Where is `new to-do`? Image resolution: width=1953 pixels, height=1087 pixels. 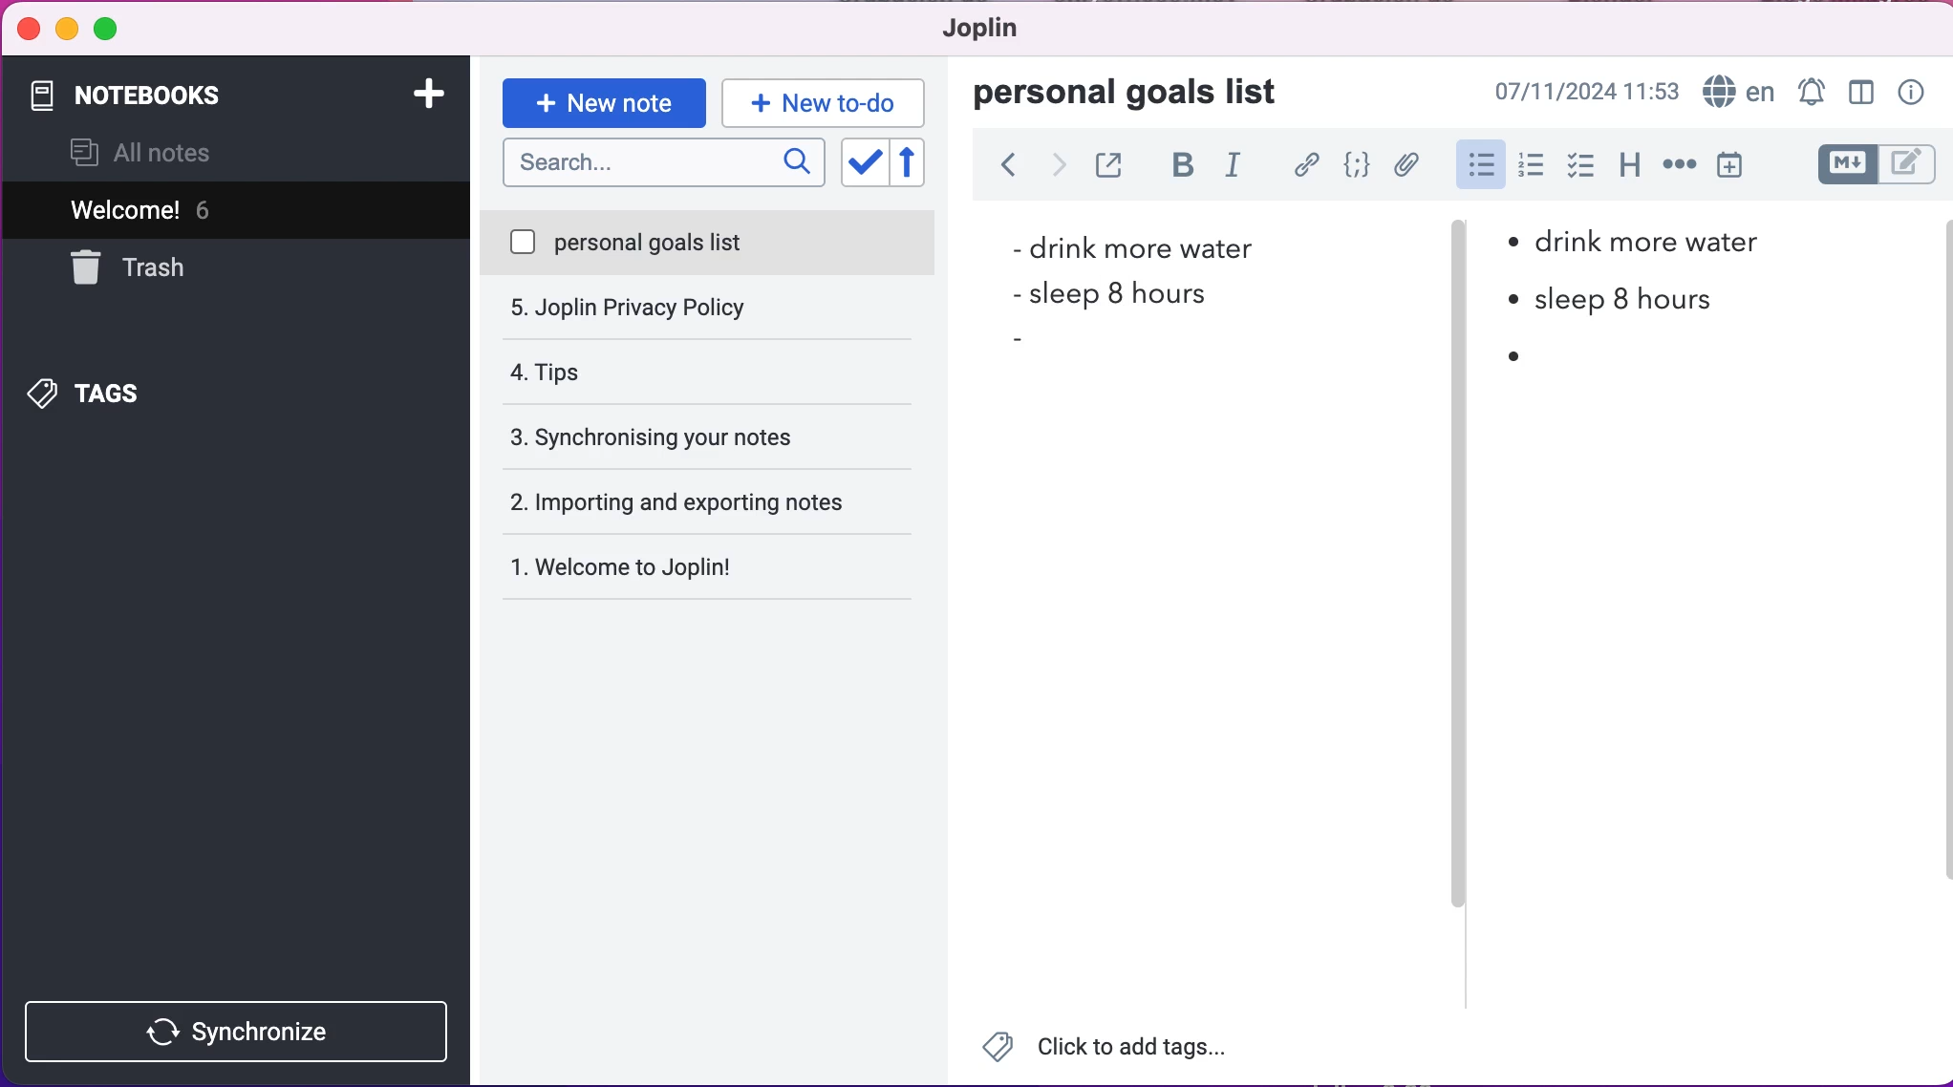
new to-do is located at coordinates (830, 101).